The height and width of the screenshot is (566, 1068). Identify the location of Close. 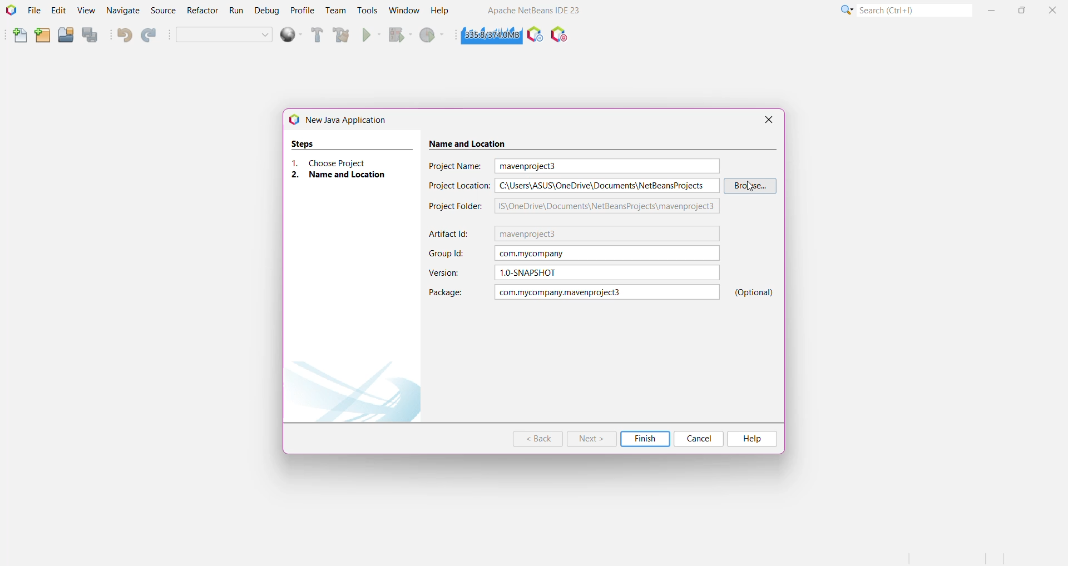
(1052, 11).